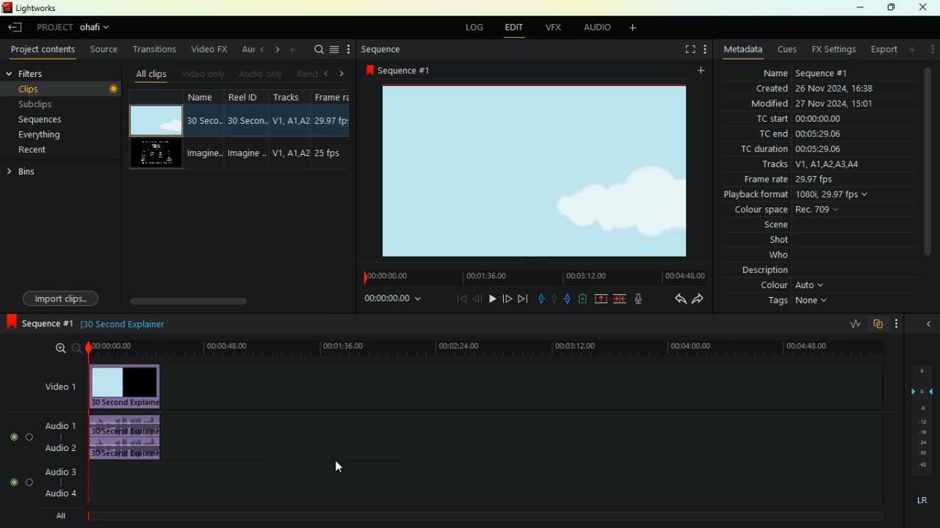 This screenshot has width=940, height=528. Describe the element at coordinates (882, 51) in the screenshot. I see `export` at that location.